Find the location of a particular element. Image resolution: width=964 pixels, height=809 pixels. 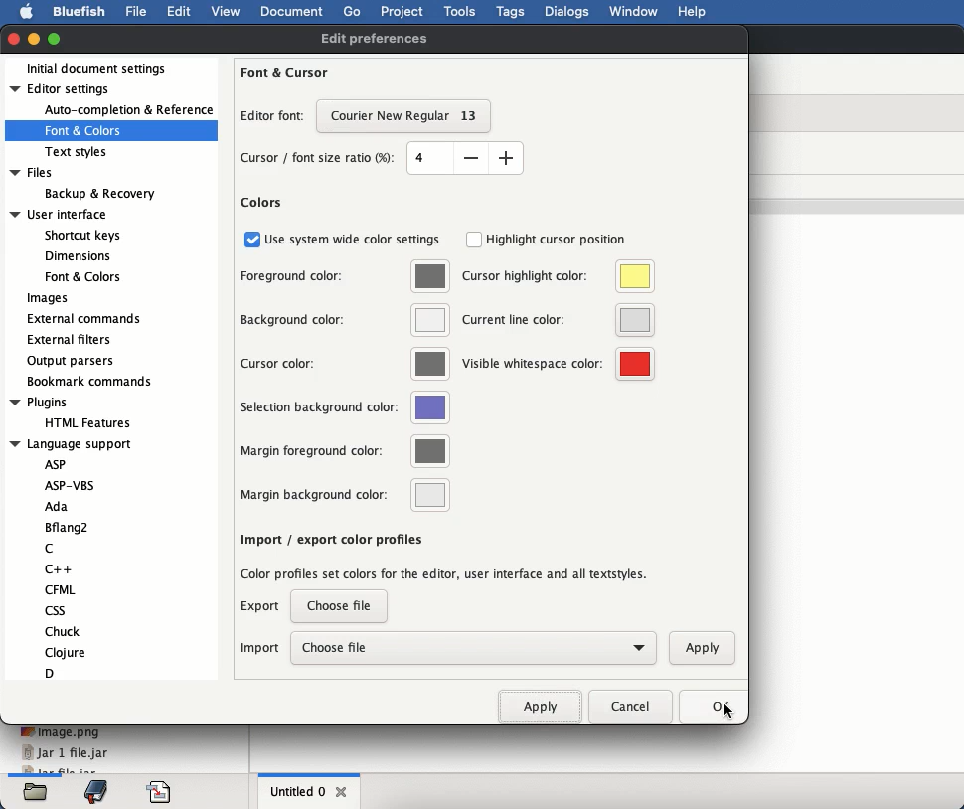

choose file is located at coordinates (342, 606).